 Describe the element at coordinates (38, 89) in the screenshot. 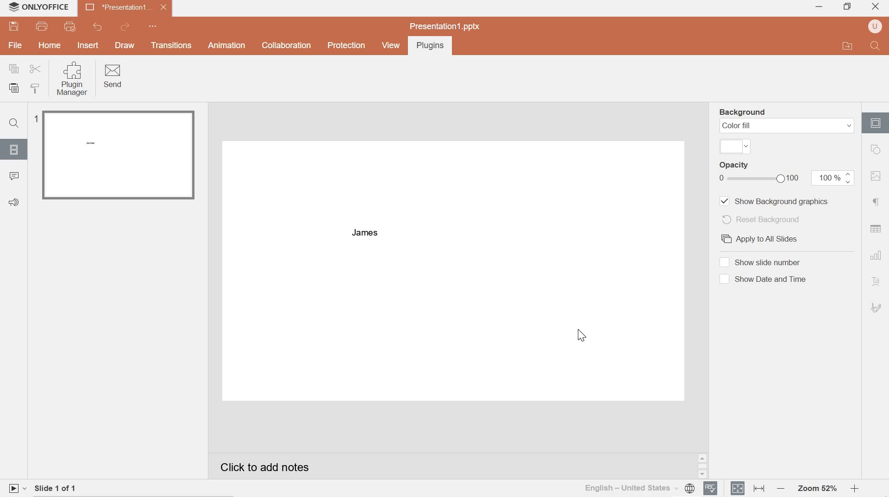

I see `copy style` at that location.